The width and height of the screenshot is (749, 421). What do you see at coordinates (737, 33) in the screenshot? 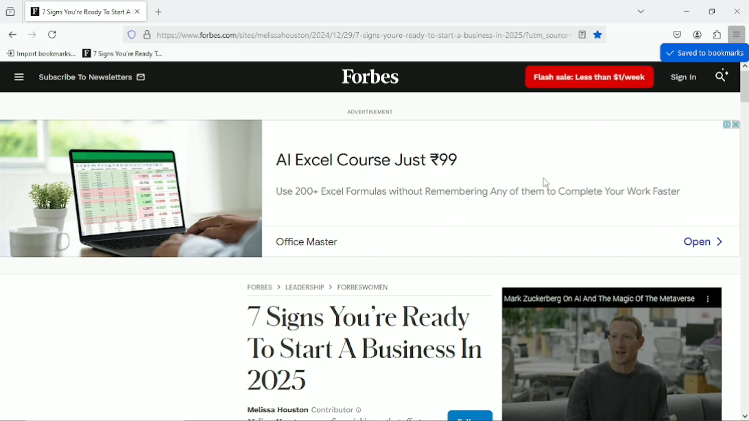
I see `open application menu` at bounding box center [737, 33].